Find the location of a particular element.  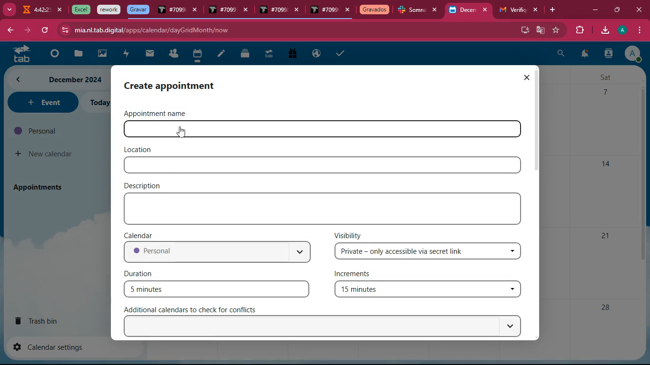

calendar is located at coordinates (197, 55).